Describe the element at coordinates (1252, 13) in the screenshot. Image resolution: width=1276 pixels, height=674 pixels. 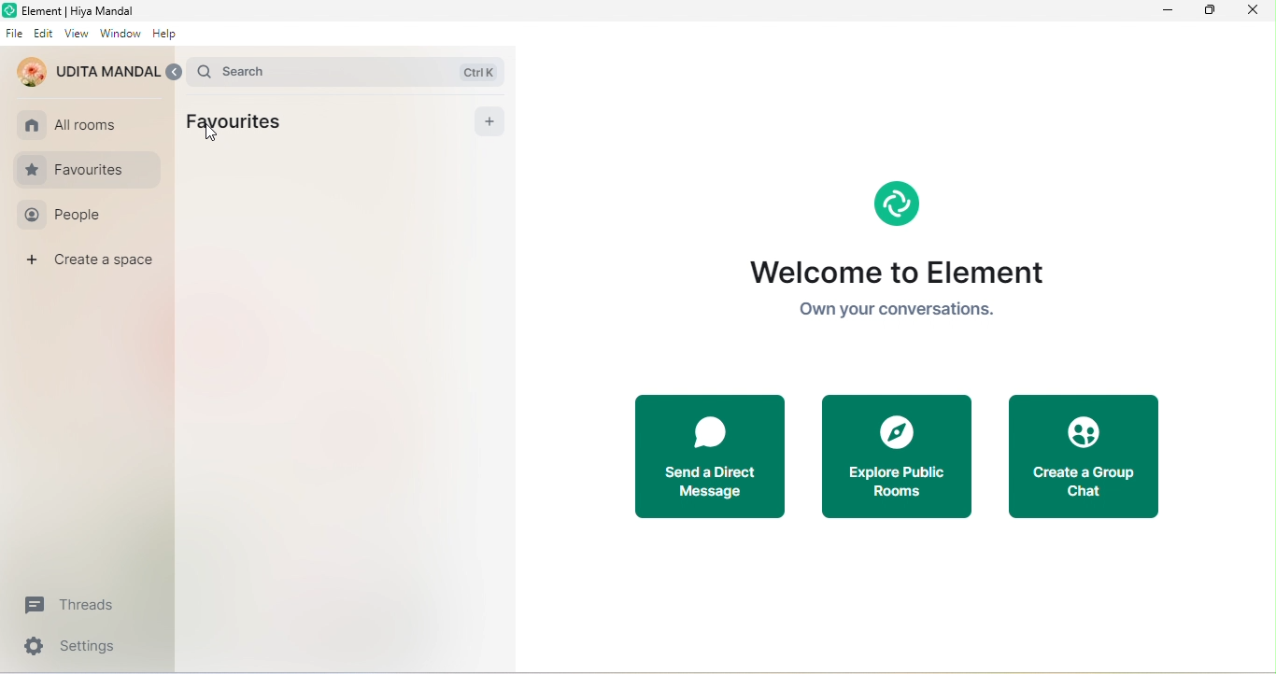
I see `close` at that location.